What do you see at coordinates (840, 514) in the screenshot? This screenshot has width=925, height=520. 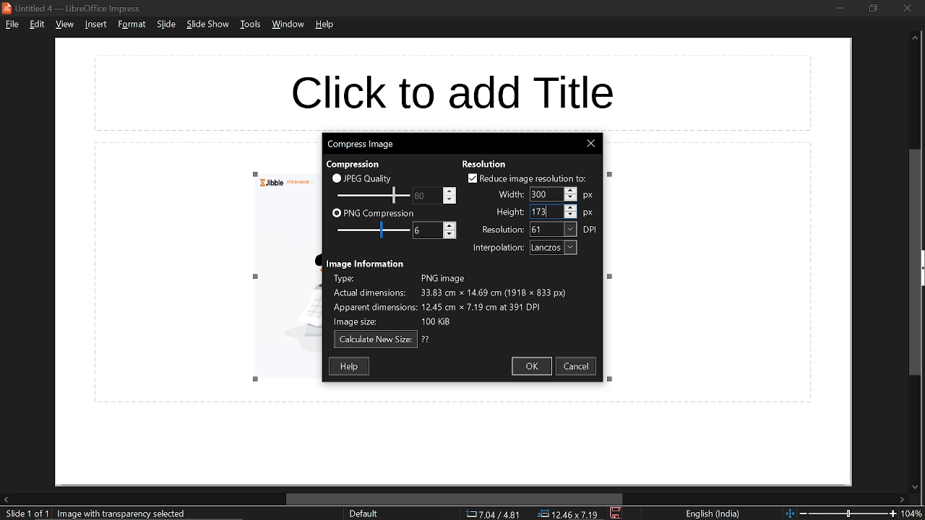 I see `change zoom` at bounding box center [840, 514].